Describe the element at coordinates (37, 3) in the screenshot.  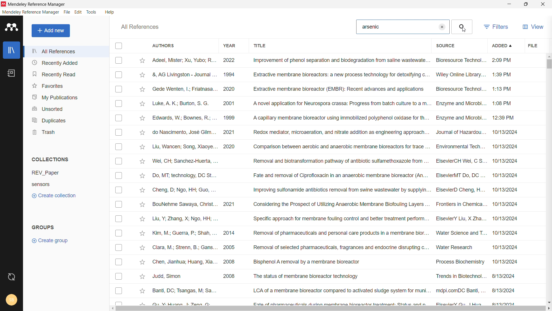
I see `Mendeley Reference Manager` at that location.